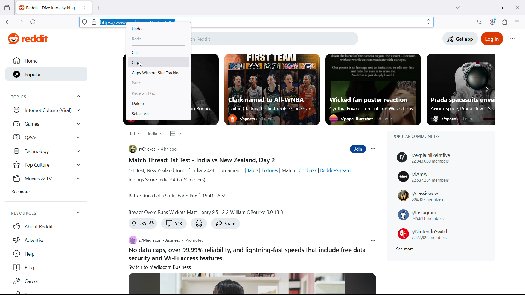  I want to click on help, so click(46, 254).